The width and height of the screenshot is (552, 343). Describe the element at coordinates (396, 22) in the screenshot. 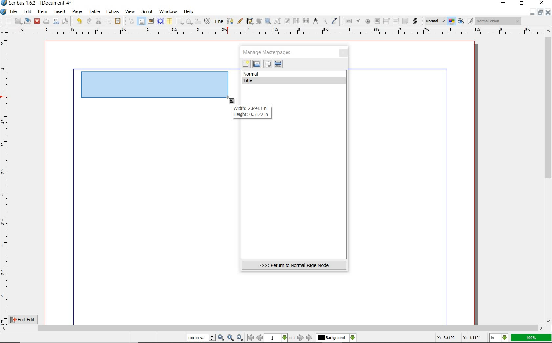

I see `pdf list box` at that location.